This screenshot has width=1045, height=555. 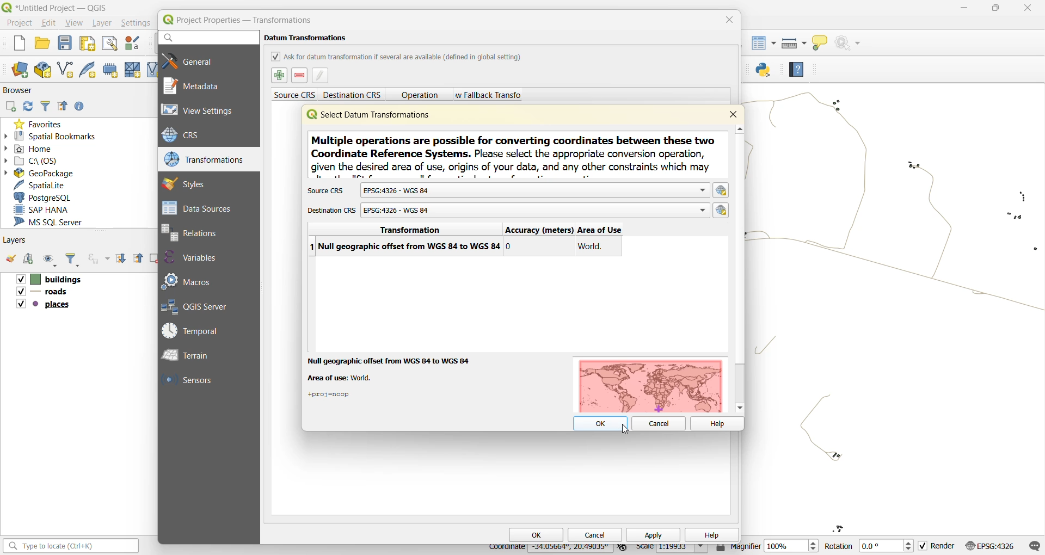 What do you see at coordinates (45, 305) in the screenshot?
I see `places` at bounding box center [45, 305].